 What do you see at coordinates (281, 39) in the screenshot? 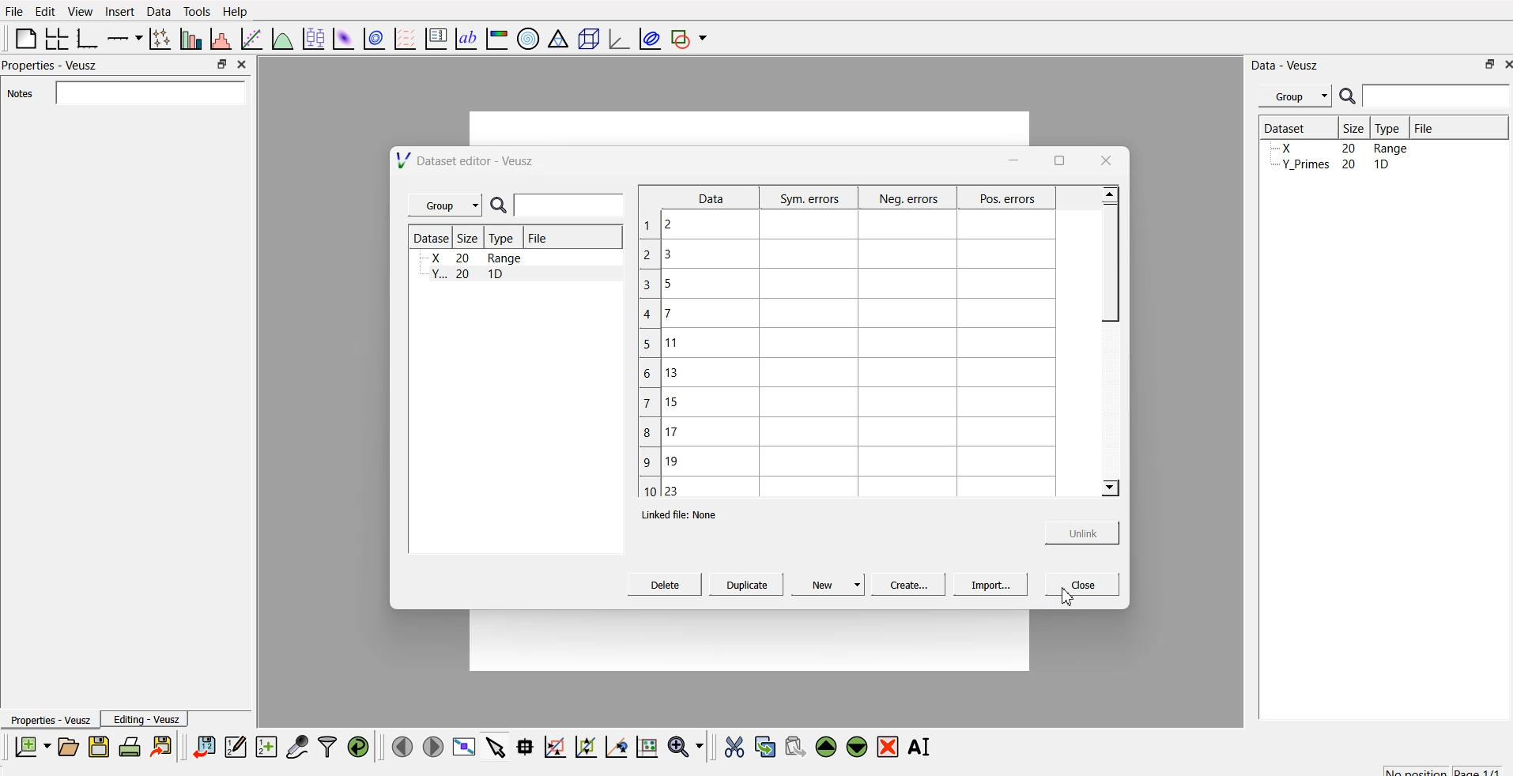
I see `plot function` at bounding box center [281, 39].